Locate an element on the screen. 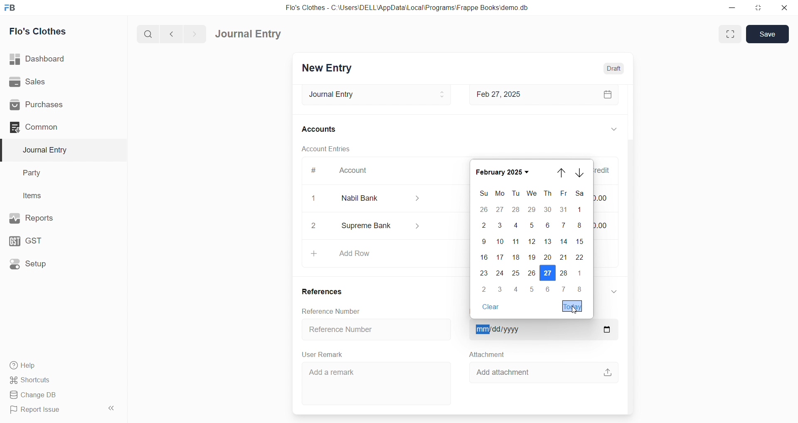 This screenshot has height=423, width=798. 28 is located at coordinates (514, 211).